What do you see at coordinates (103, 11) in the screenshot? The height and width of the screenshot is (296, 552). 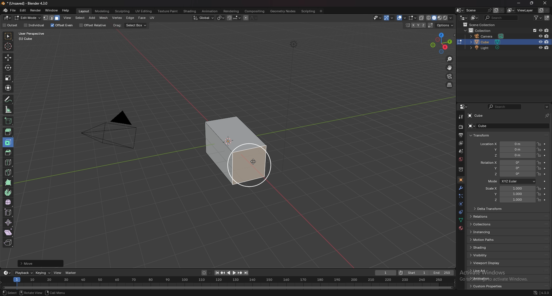 I see `modeling` at bounding box center [103, 11].